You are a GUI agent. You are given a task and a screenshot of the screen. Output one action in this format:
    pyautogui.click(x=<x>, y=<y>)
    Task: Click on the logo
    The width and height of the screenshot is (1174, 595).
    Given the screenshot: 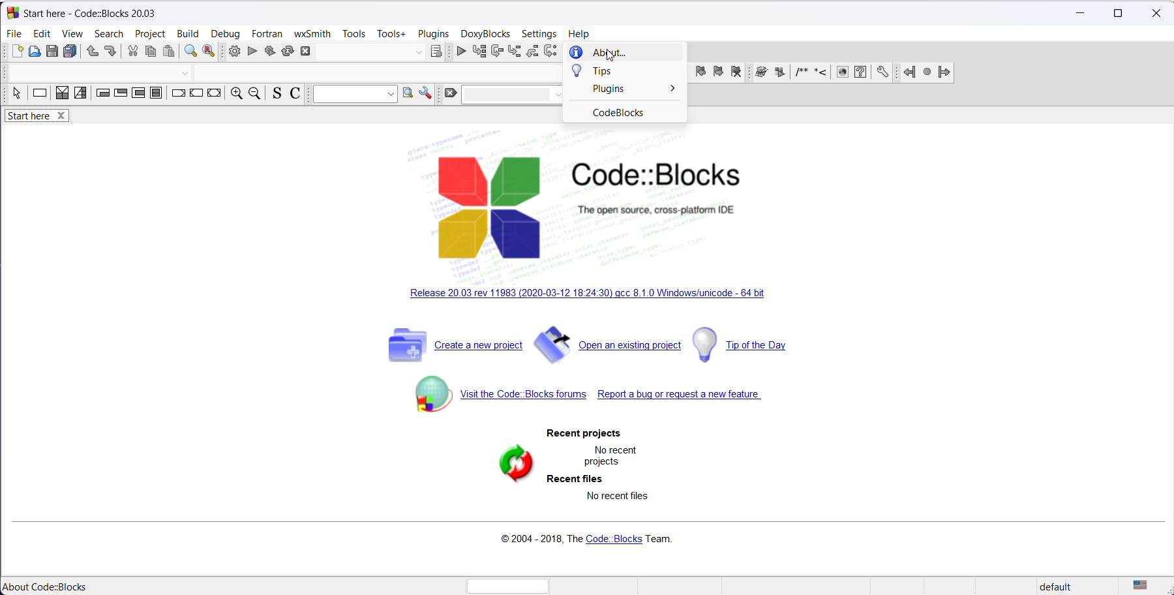 What is the action you would take?
    pyautogui.click(x=596, y=208)
    